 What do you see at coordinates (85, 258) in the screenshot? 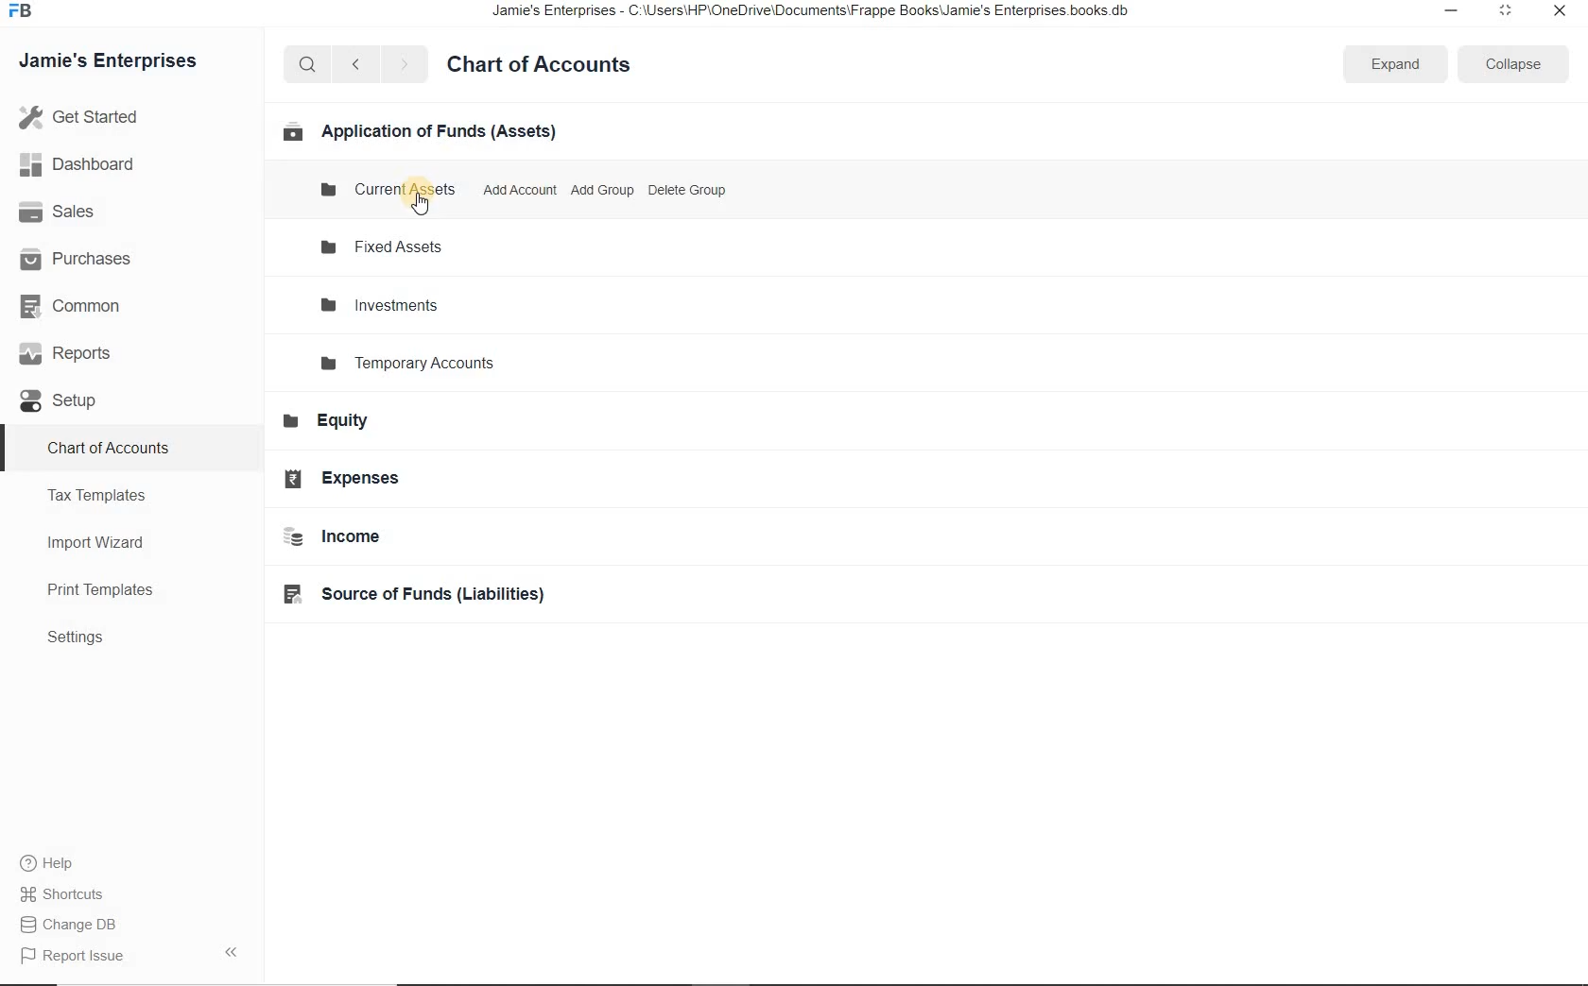
I see `Purchases` at bounding box center [85, 258].